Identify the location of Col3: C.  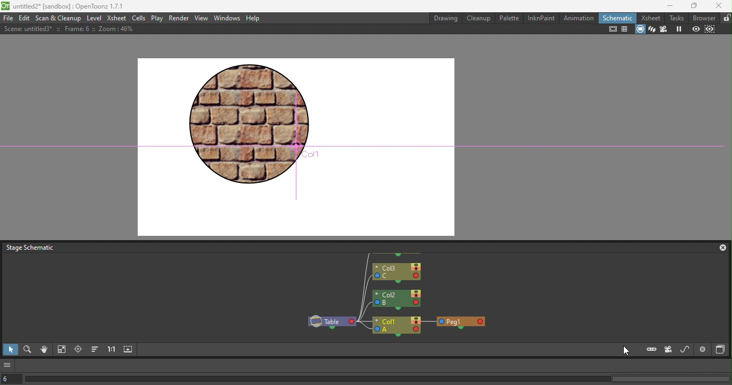
(397, 273).